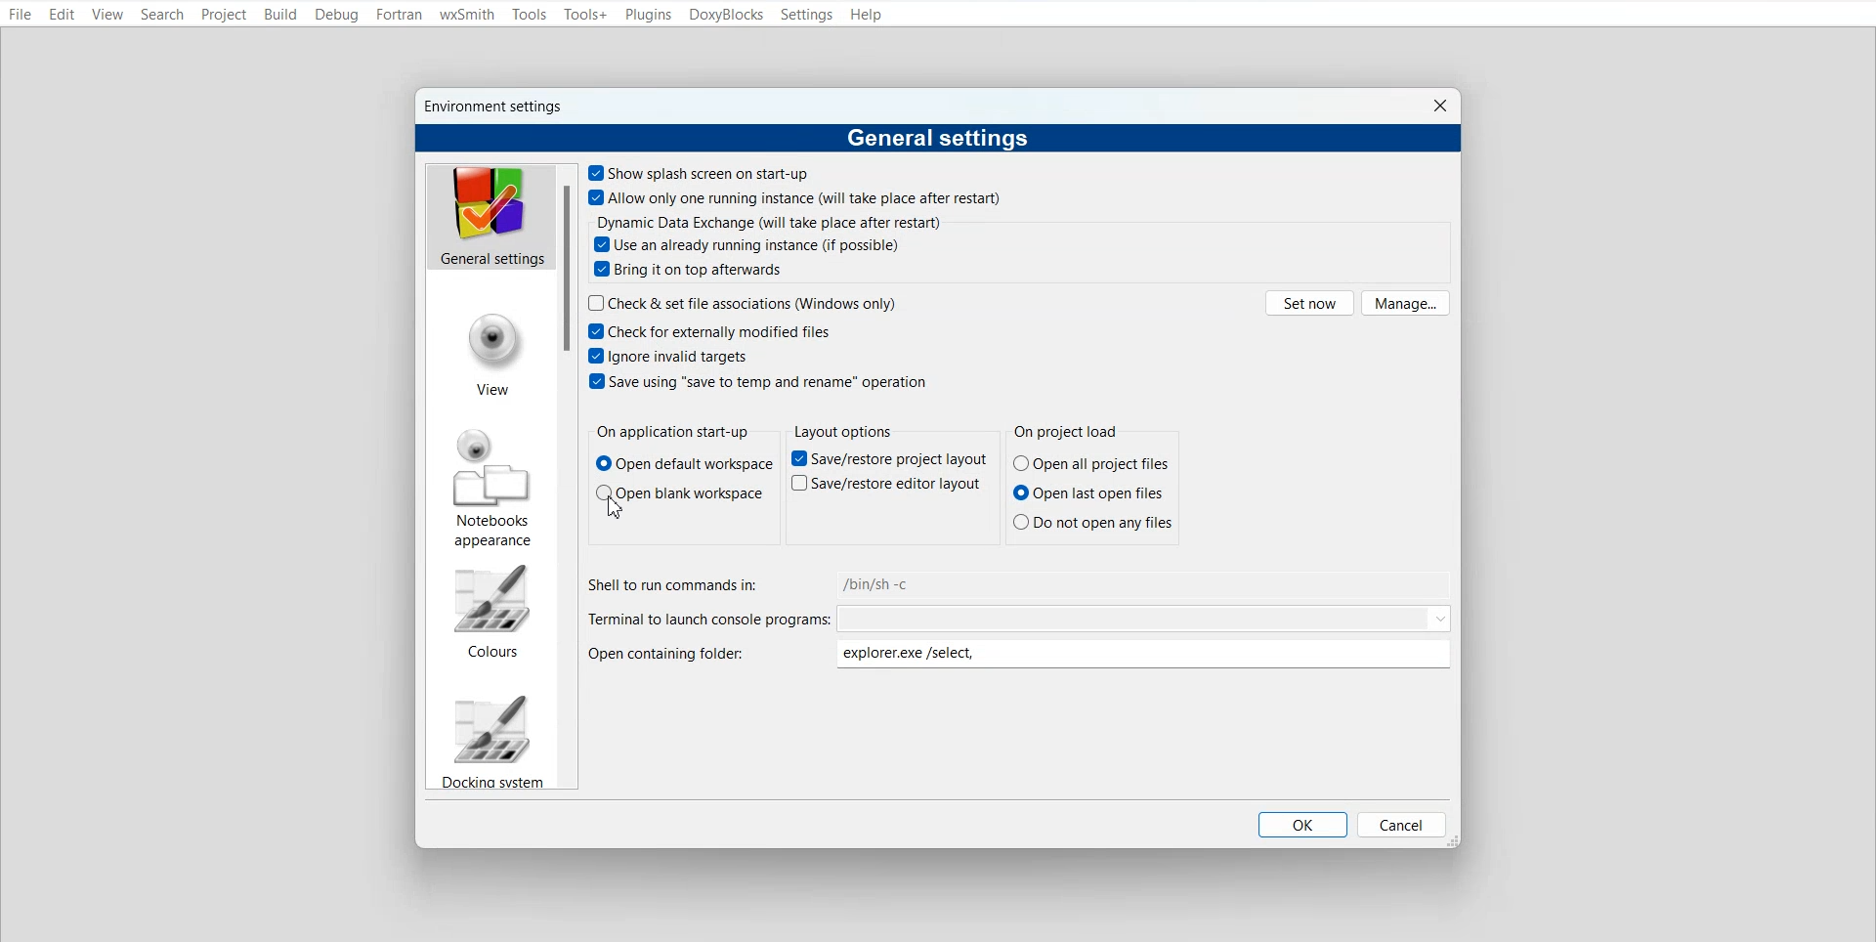 The image size is (1876, 942). I want to click on Docking system, so click(490, 740).